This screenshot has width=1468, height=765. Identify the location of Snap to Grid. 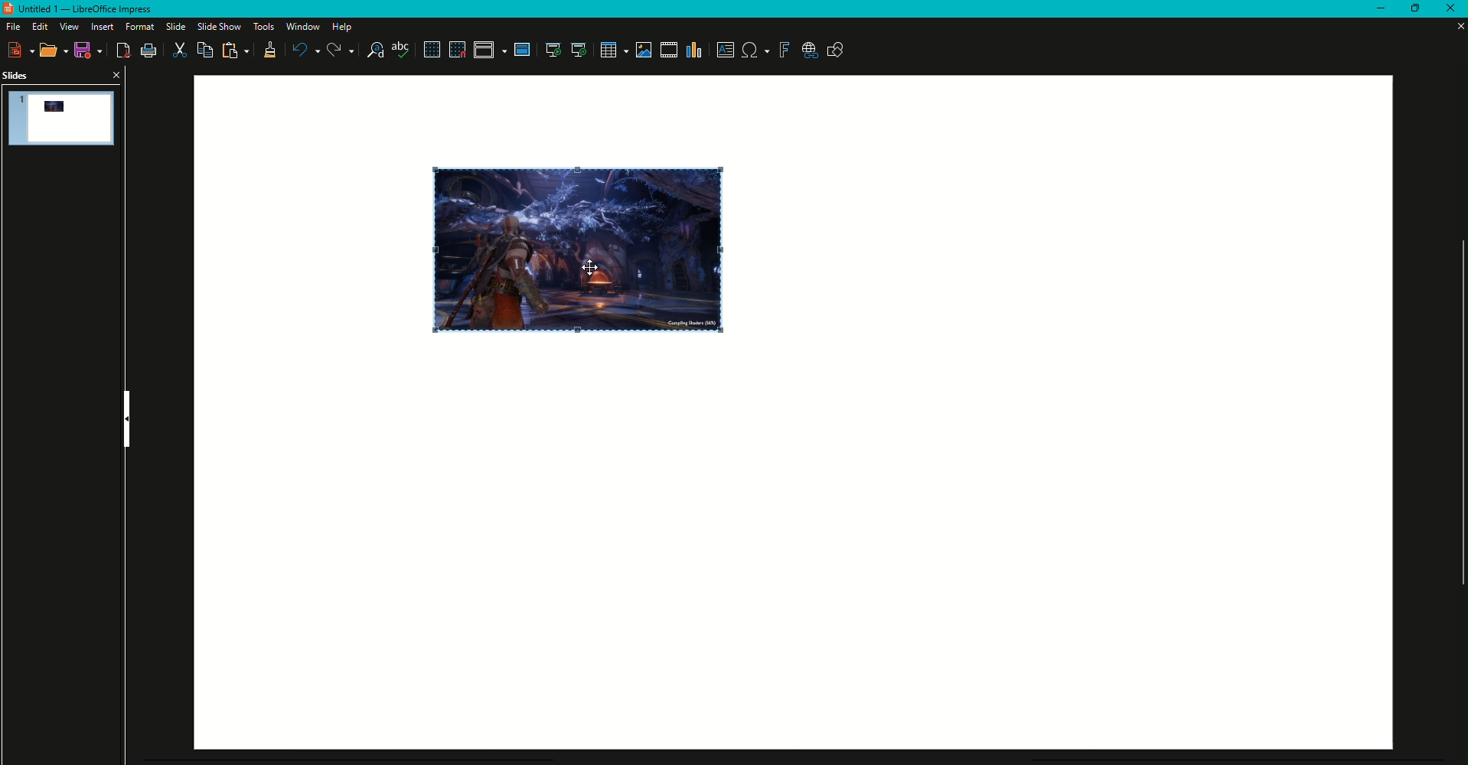
(457, 50).